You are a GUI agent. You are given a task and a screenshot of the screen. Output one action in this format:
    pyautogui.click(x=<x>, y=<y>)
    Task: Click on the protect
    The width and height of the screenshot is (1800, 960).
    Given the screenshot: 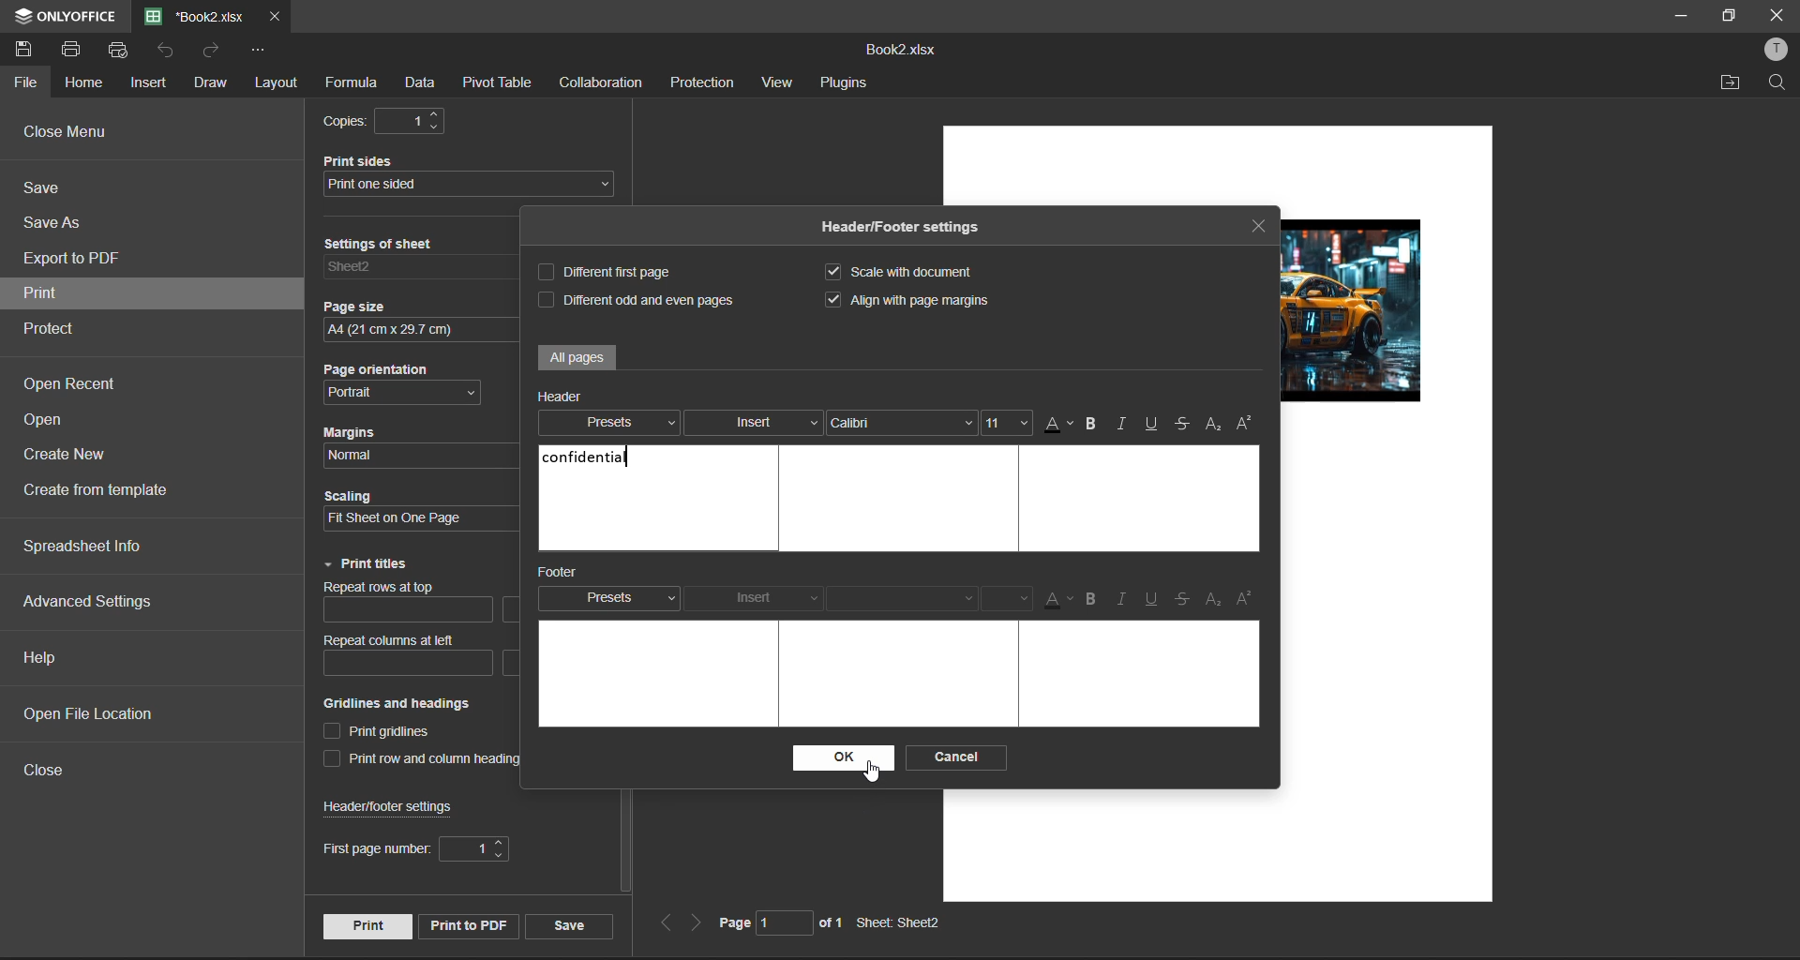 What is the action you would take?
    pyautogui.click(x=61, y=330)
    